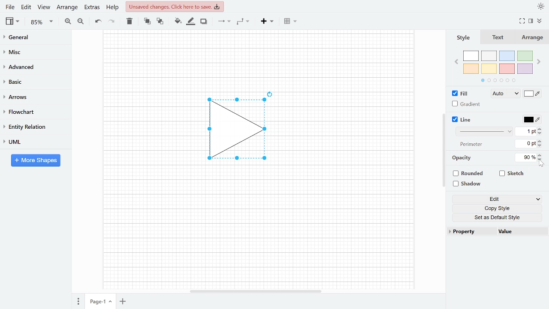  Describe the element at coordinates (96, 302) in the screenshot. I see `Current page` at that location.